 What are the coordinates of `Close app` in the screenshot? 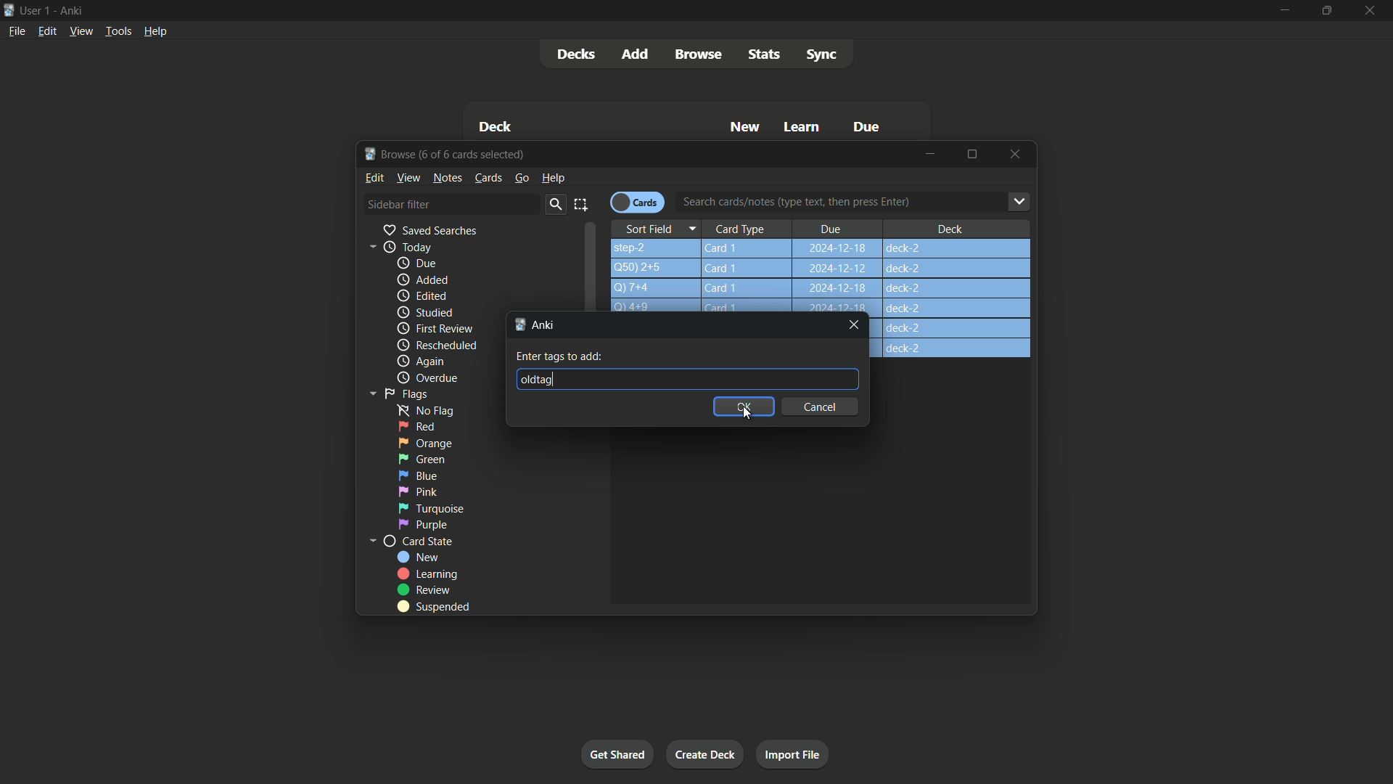 It's located at (1374, 10).